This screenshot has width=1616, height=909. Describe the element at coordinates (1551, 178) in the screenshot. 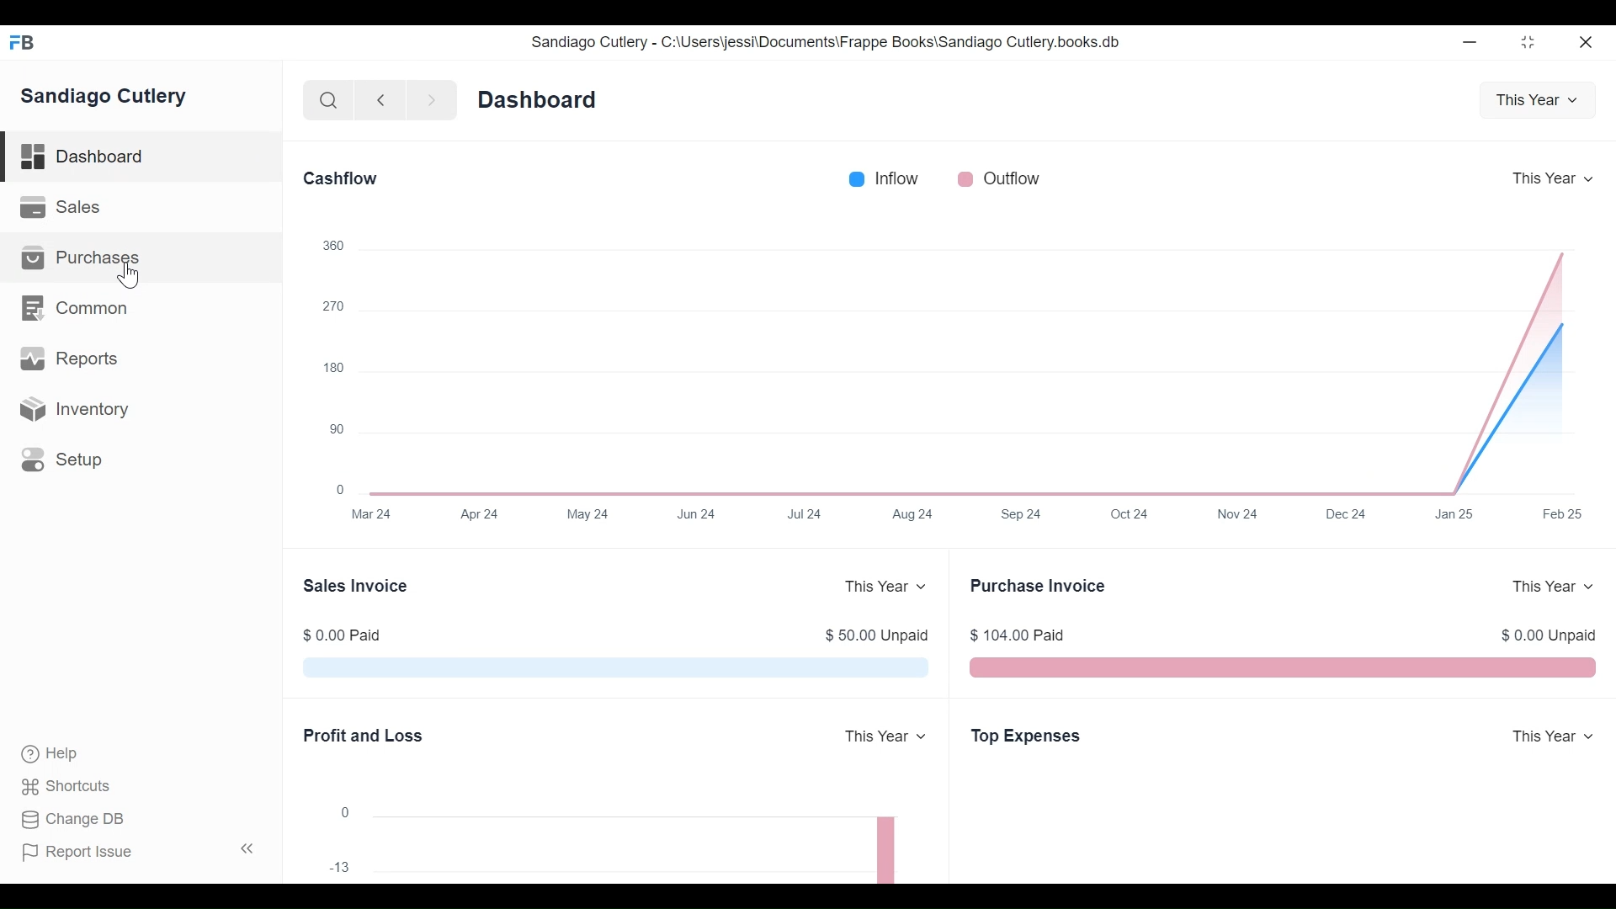

I see `This Year` at that location.